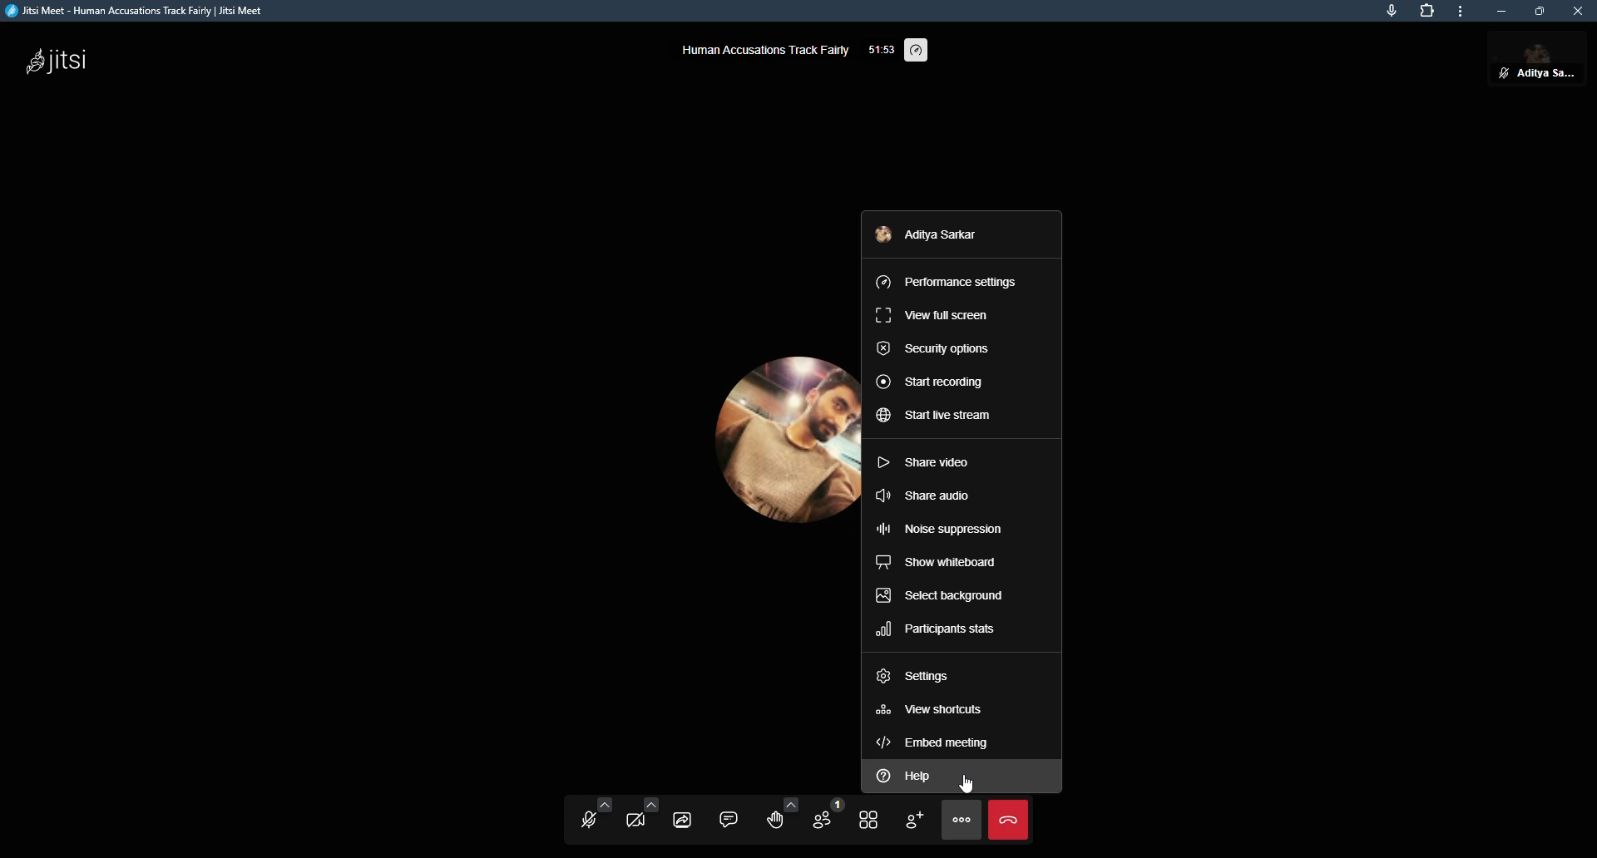  Describe the element at coordinates (909, 675) in the screenshot. I see `settings` at that location.